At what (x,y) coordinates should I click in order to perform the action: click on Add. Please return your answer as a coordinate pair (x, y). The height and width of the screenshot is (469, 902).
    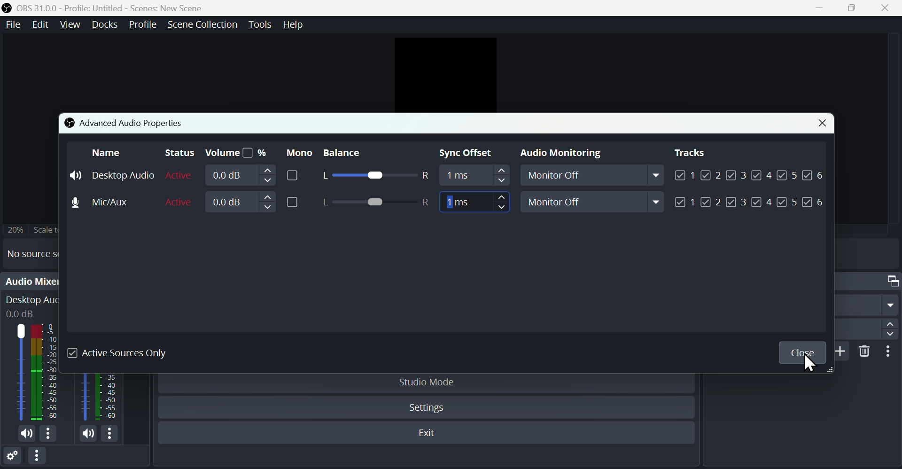
    Looking at the image, I should click on (843, 351).